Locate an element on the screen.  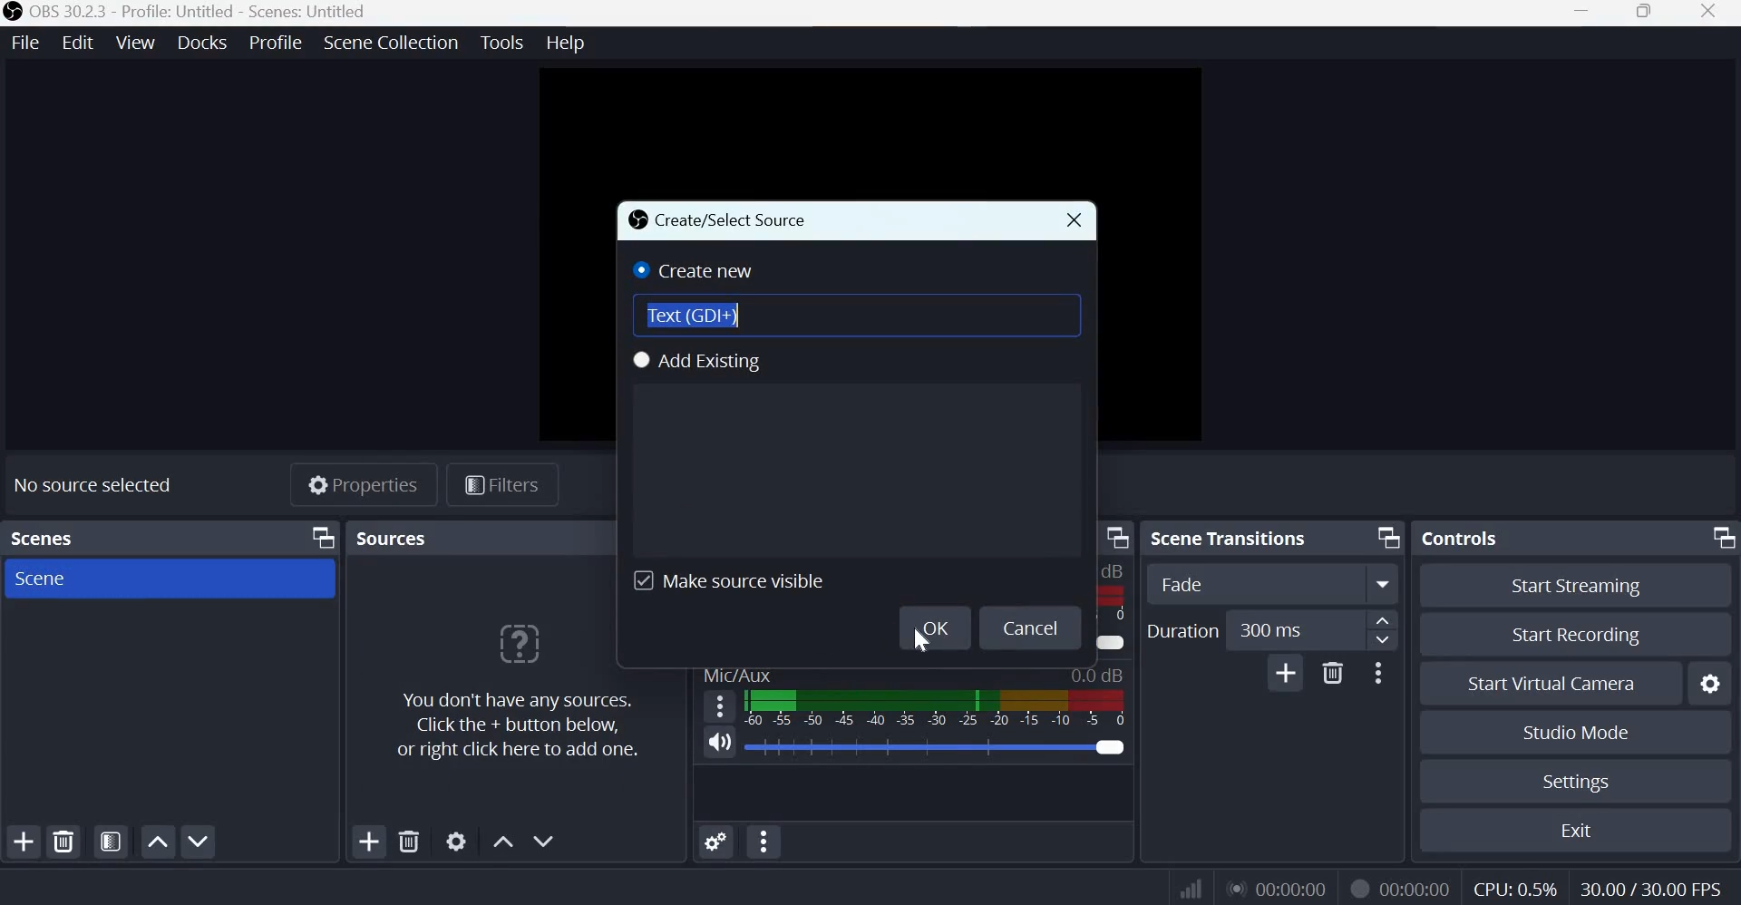
Docks is located at coordinates (202, 43).